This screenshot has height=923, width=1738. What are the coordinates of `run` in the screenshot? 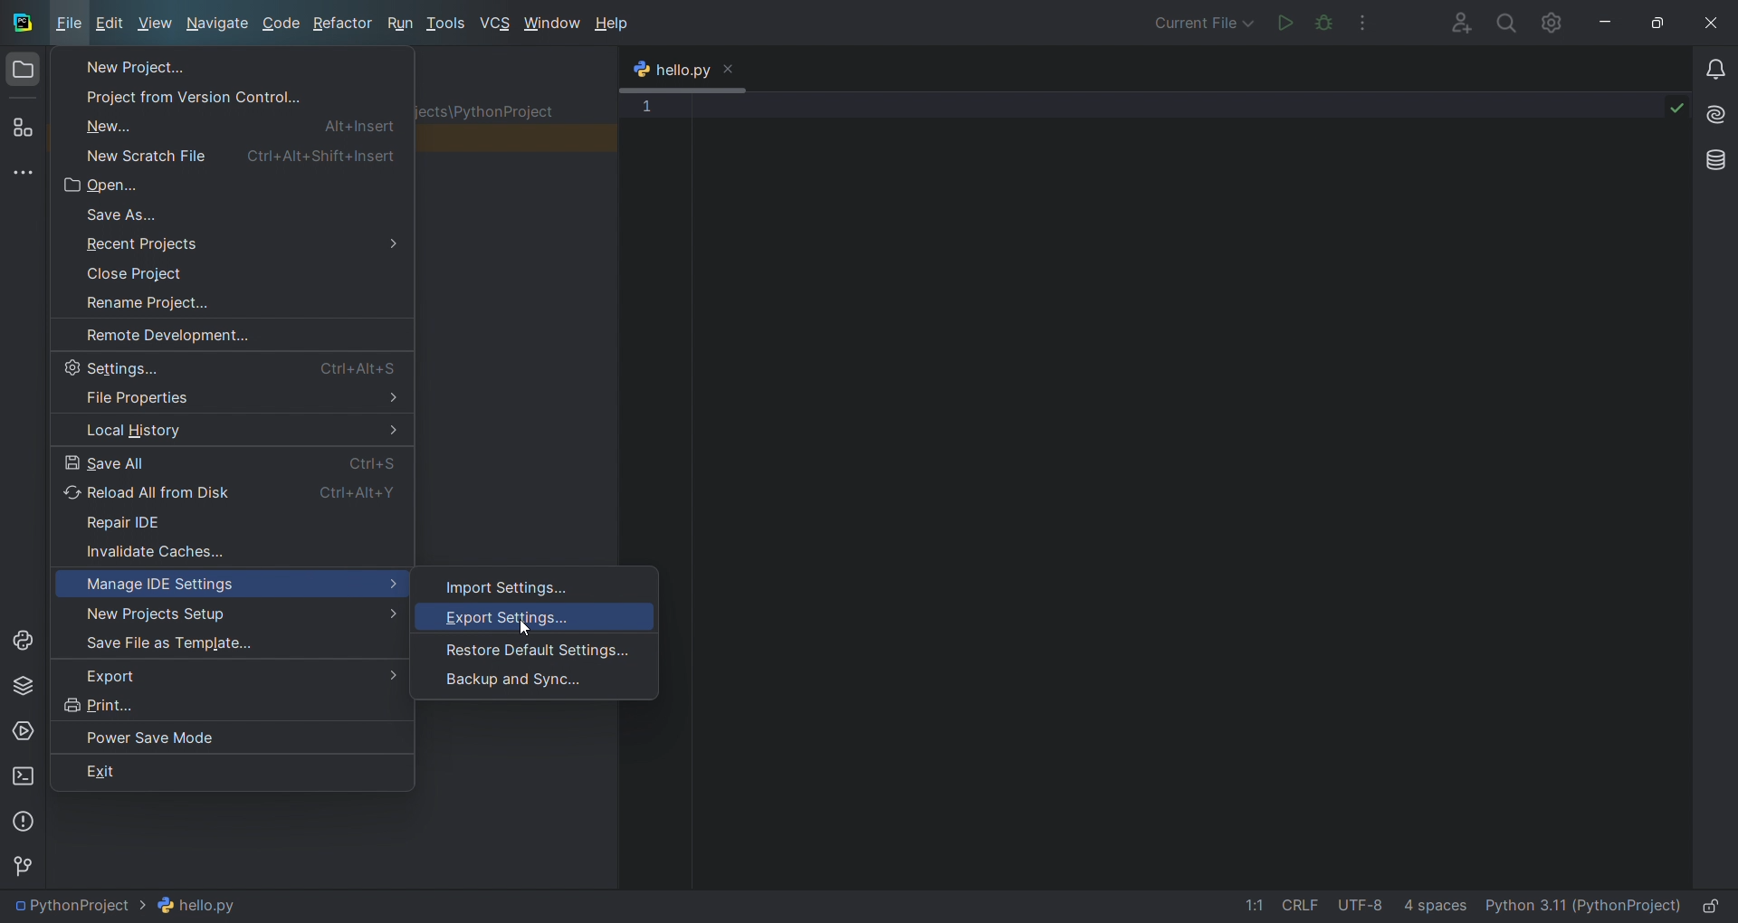 It's located at (1283, 21).